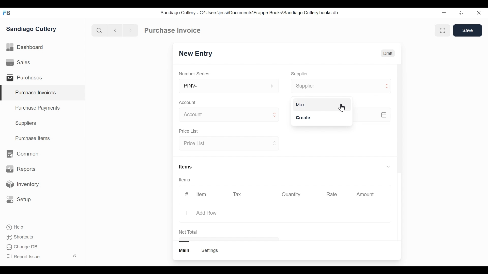 This screenshot has width=488, height=274. Describe the element at coordinates (43, 93) in the screenshot. I see `Purchase Invoices` at that location.